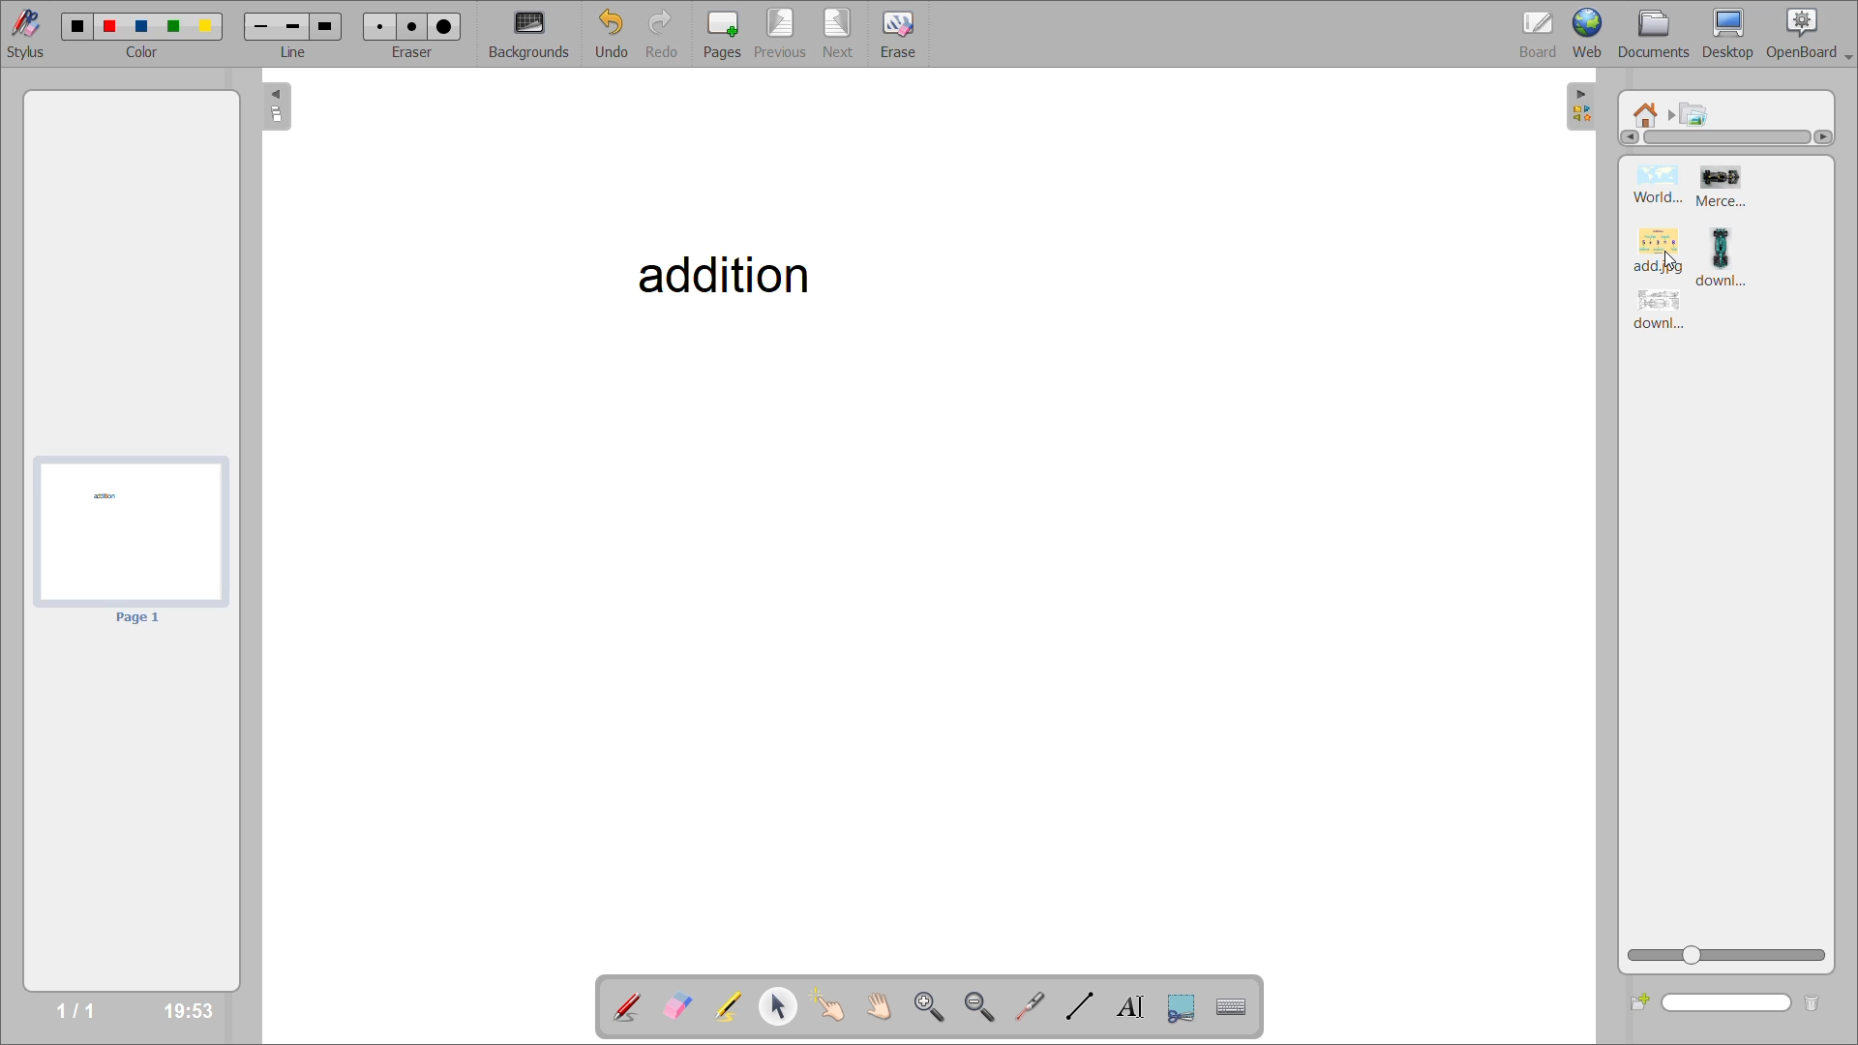 The height and width of the screenshot is (1045, 1858). I want to click on web, so click(1592, 31).